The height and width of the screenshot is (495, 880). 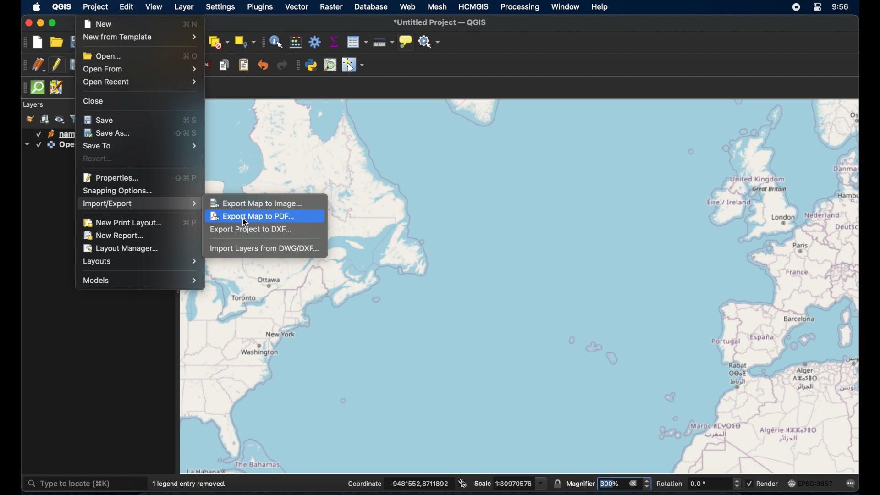 I want to click on redo, so click(x=283, y=66).